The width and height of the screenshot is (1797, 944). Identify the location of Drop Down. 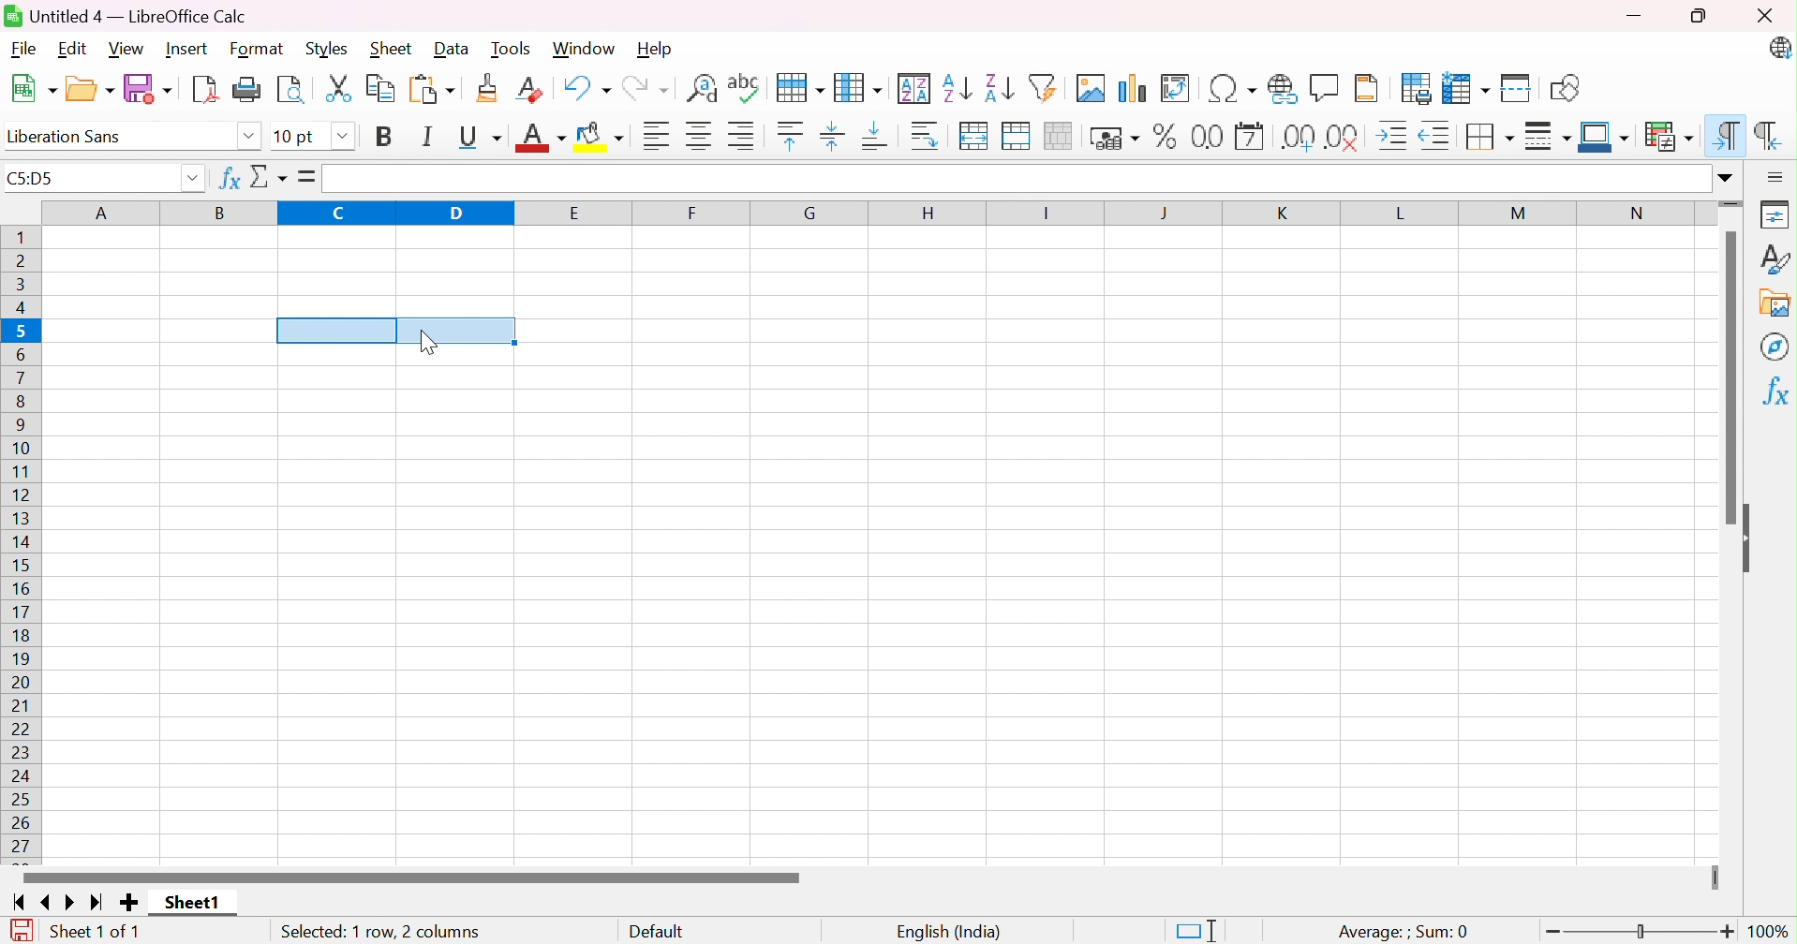
(247, 136).